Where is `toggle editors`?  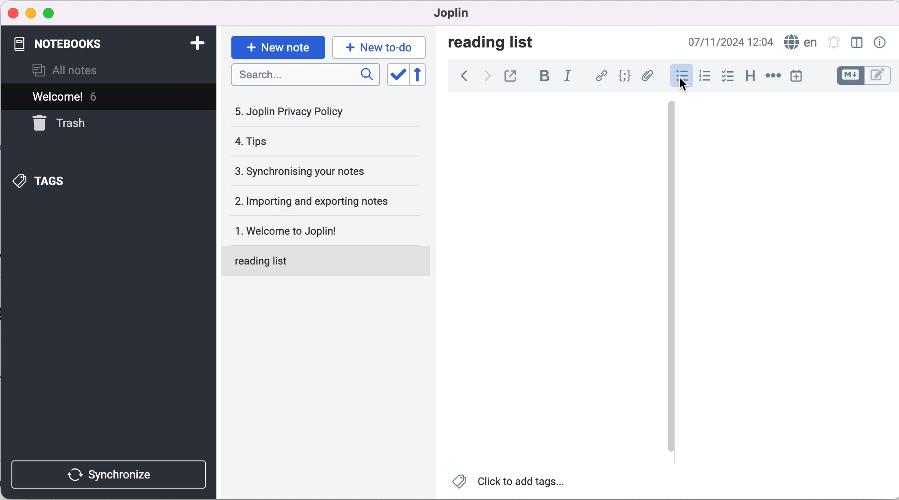 toggle editors is located at coordinates (861, 76).